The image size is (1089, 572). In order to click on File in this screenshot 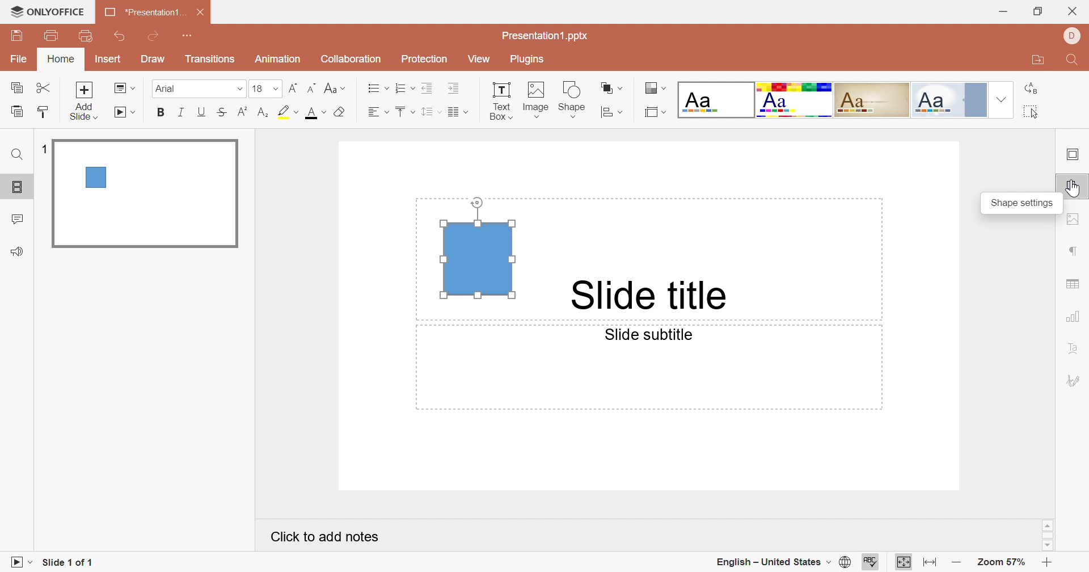, I will do `click(19, 60)`.